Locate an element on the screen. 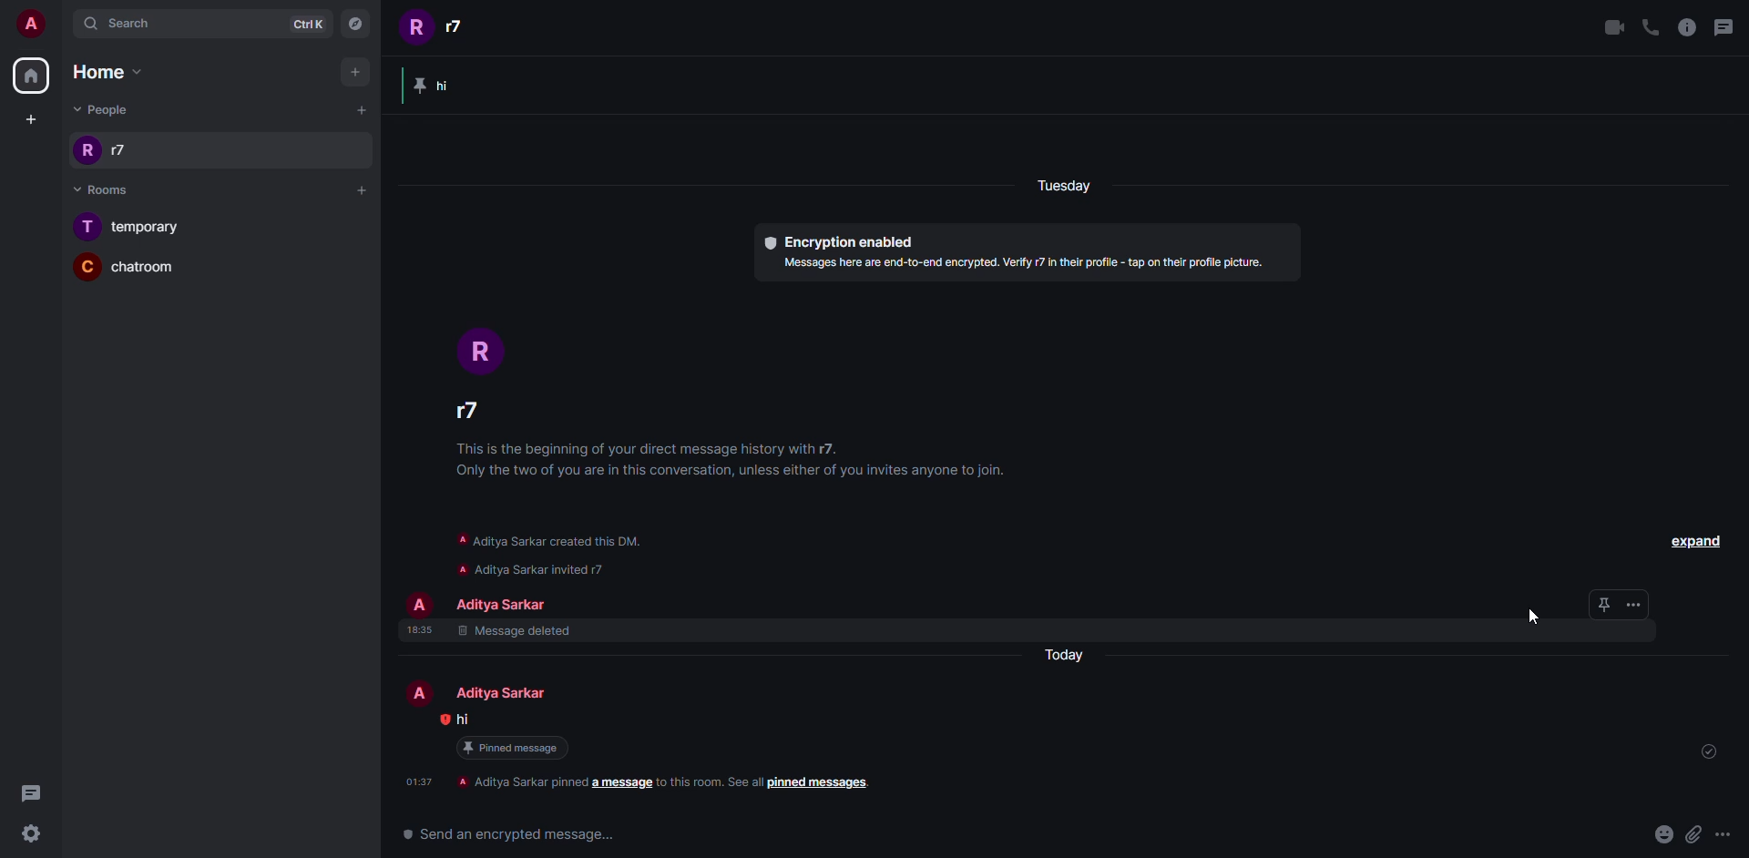  threads is located at coordinates (1722, 26).